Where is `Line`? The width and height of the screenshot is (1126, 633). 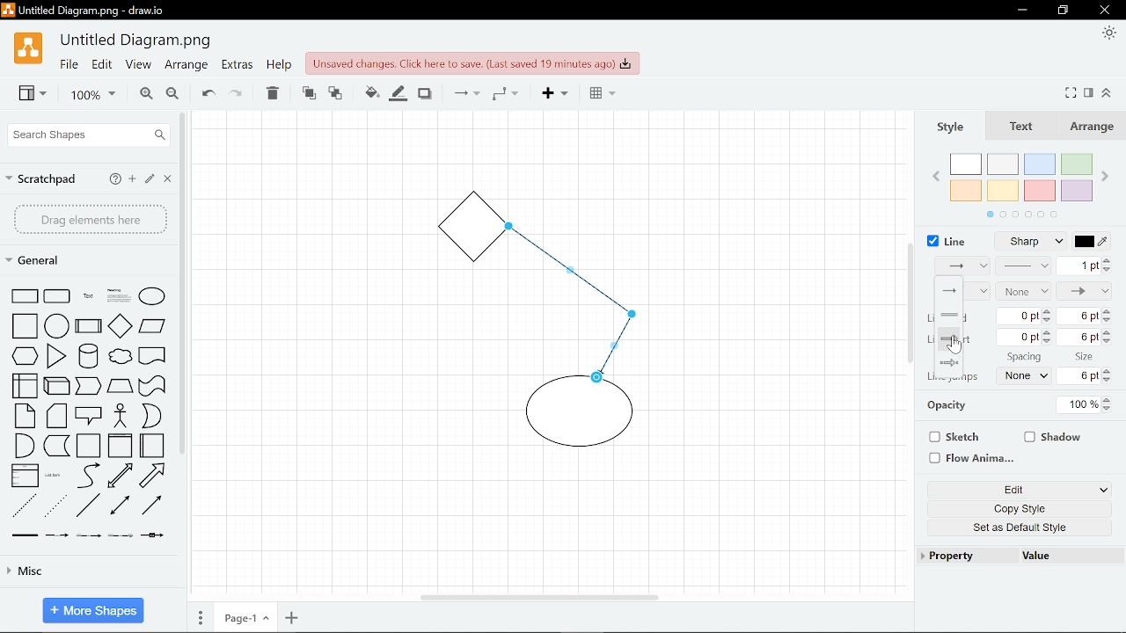 Line is located at coordinates (947, 239).